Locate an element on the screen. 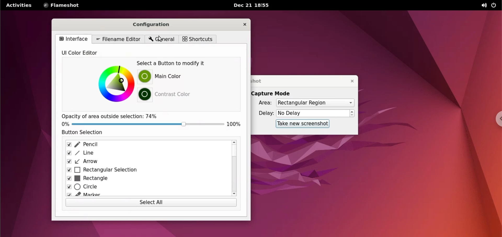 This screenshot has height=237, width=502. sound options is located at coordinates (483, 5).